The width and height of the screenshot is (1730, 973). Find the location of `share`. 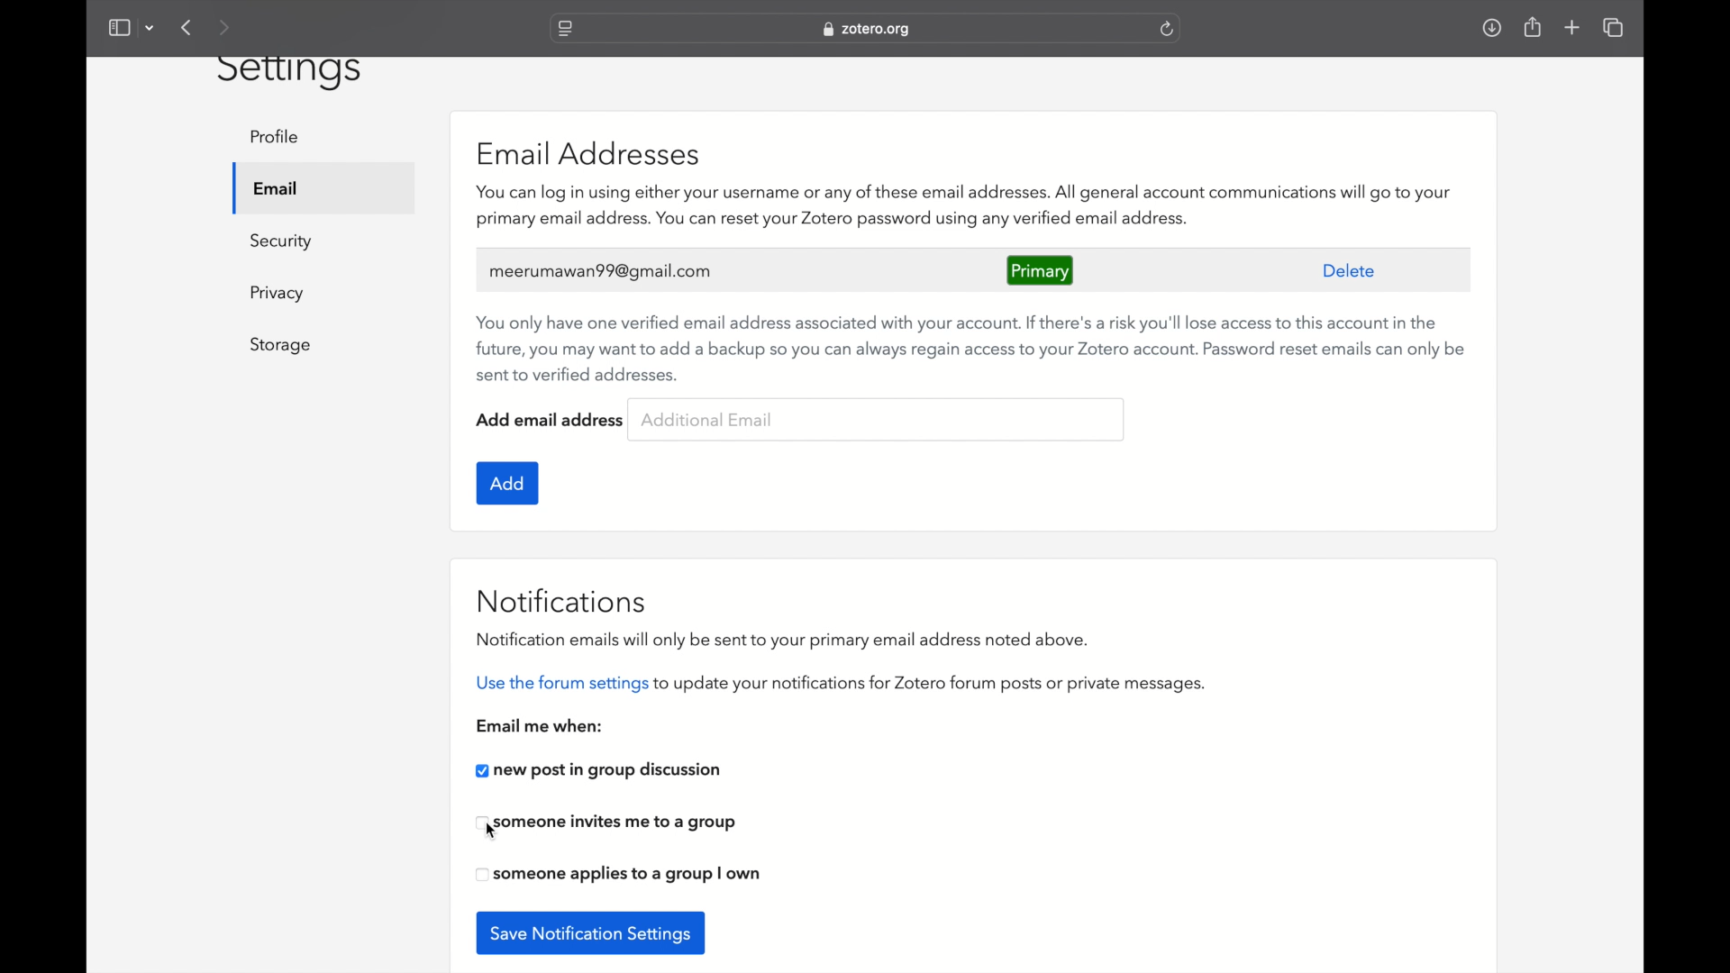

share is located at coordinates (1531, 27).